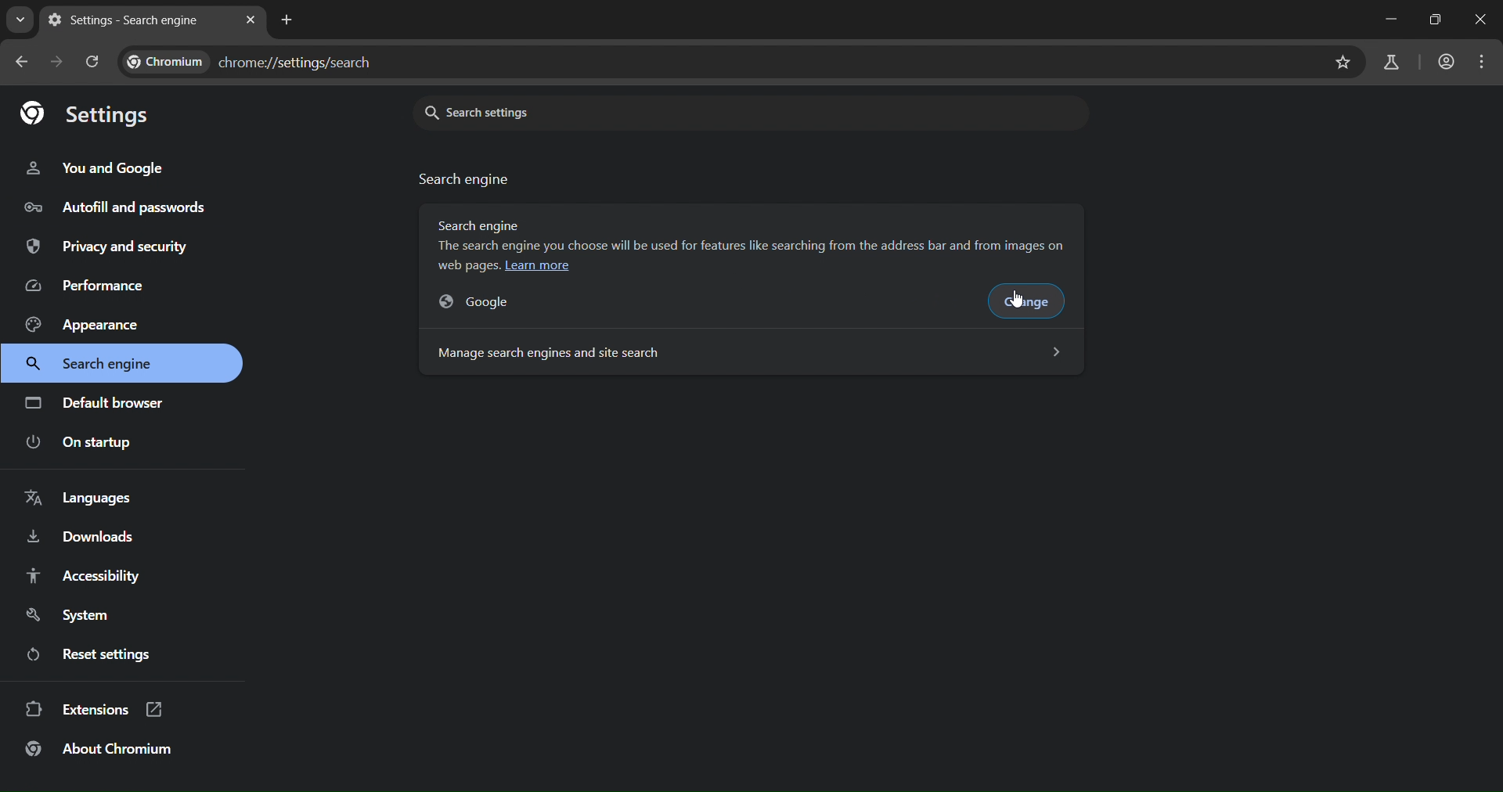  What do you see at coordinates (98, 365) in the screenshot?
I see `search engine` at bounding box center [98, 365].